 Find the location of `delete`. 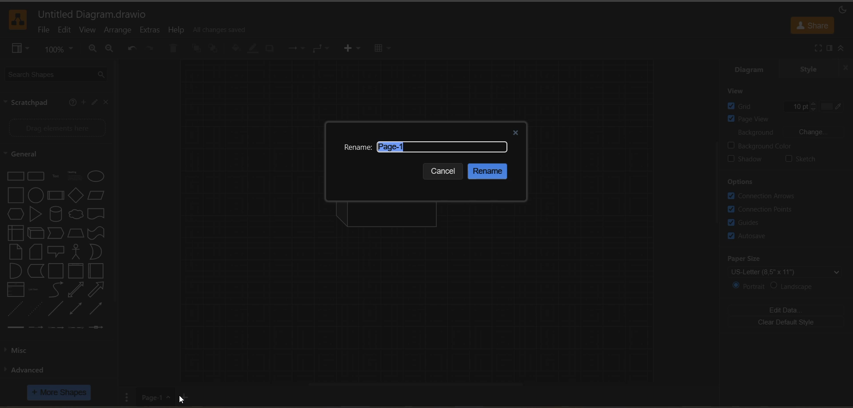

delete is located at coordinates (172, 49).